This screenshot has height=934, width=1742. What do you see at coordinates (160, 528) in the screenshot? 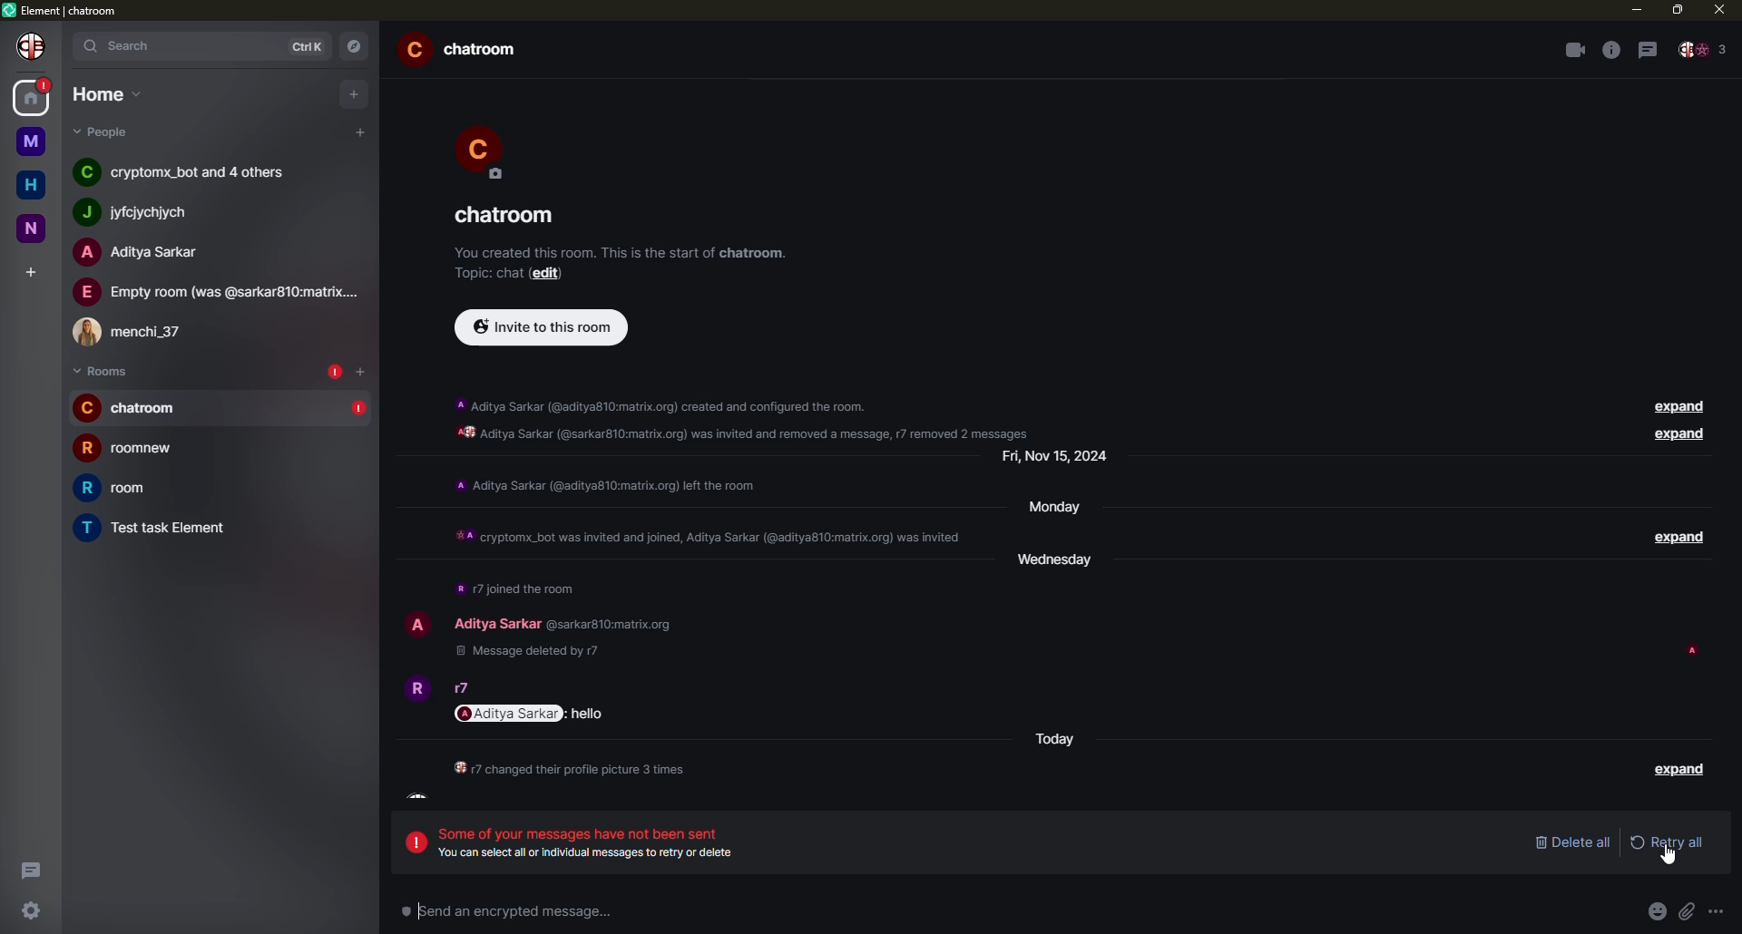
I see `room` at bounding box center [160, 528].